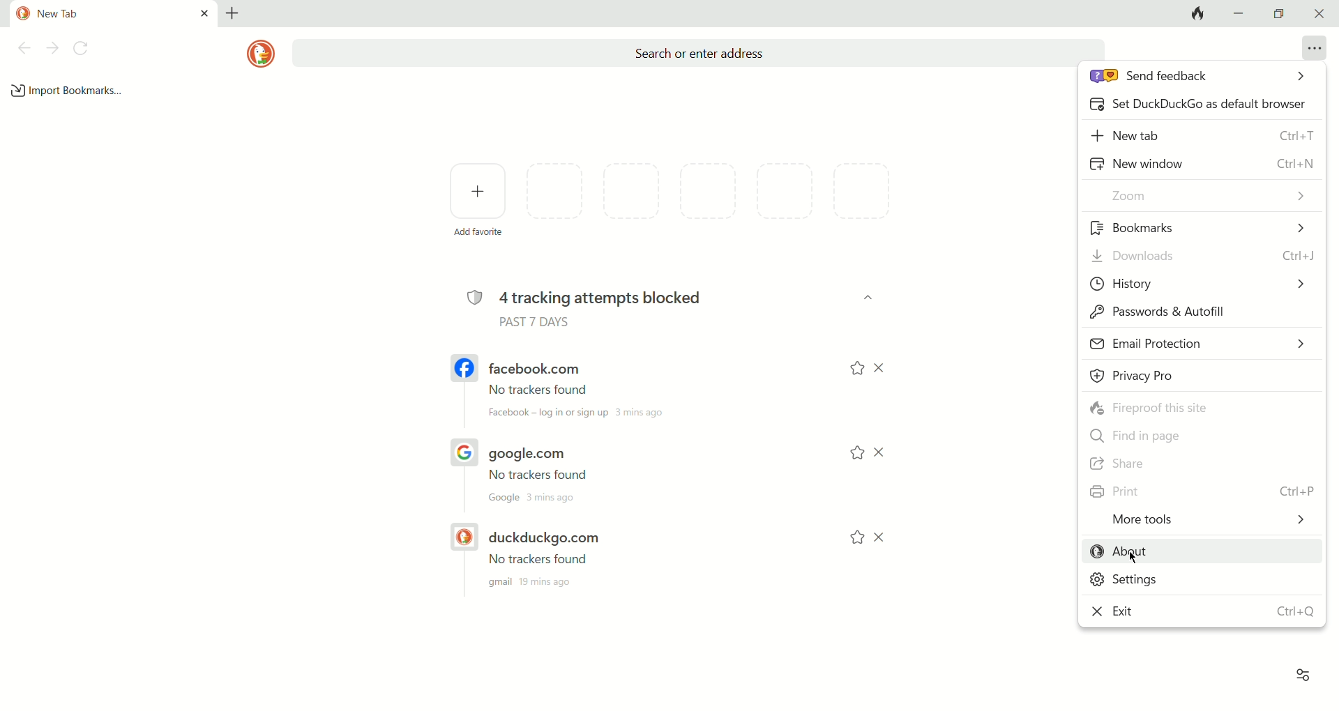  What do you see at coordinates (1202, 80) in the screenshot?
I see `send feedback` at bounding box center [1202, 80].